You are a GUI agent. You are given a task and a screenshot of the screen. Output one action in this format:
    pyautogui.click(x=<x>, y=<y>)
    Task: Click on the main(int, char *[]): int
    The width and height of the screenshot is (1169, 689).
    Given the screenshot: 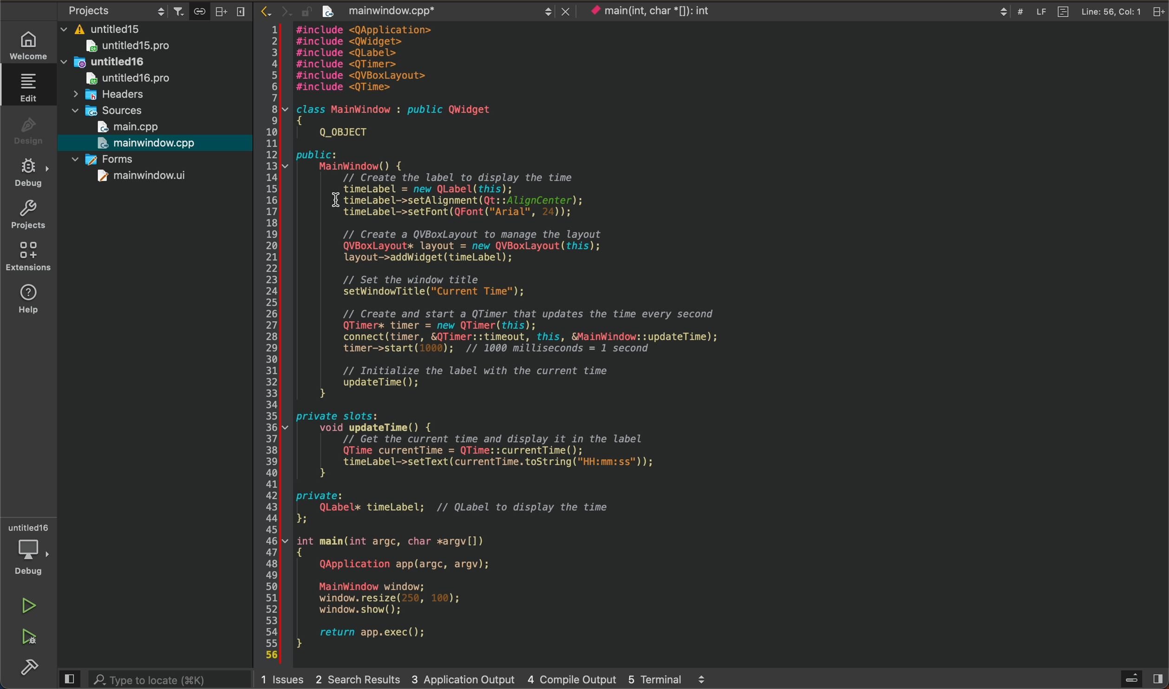 What is the action you would take?
    pyautogui.click(x=799, y=11)
    